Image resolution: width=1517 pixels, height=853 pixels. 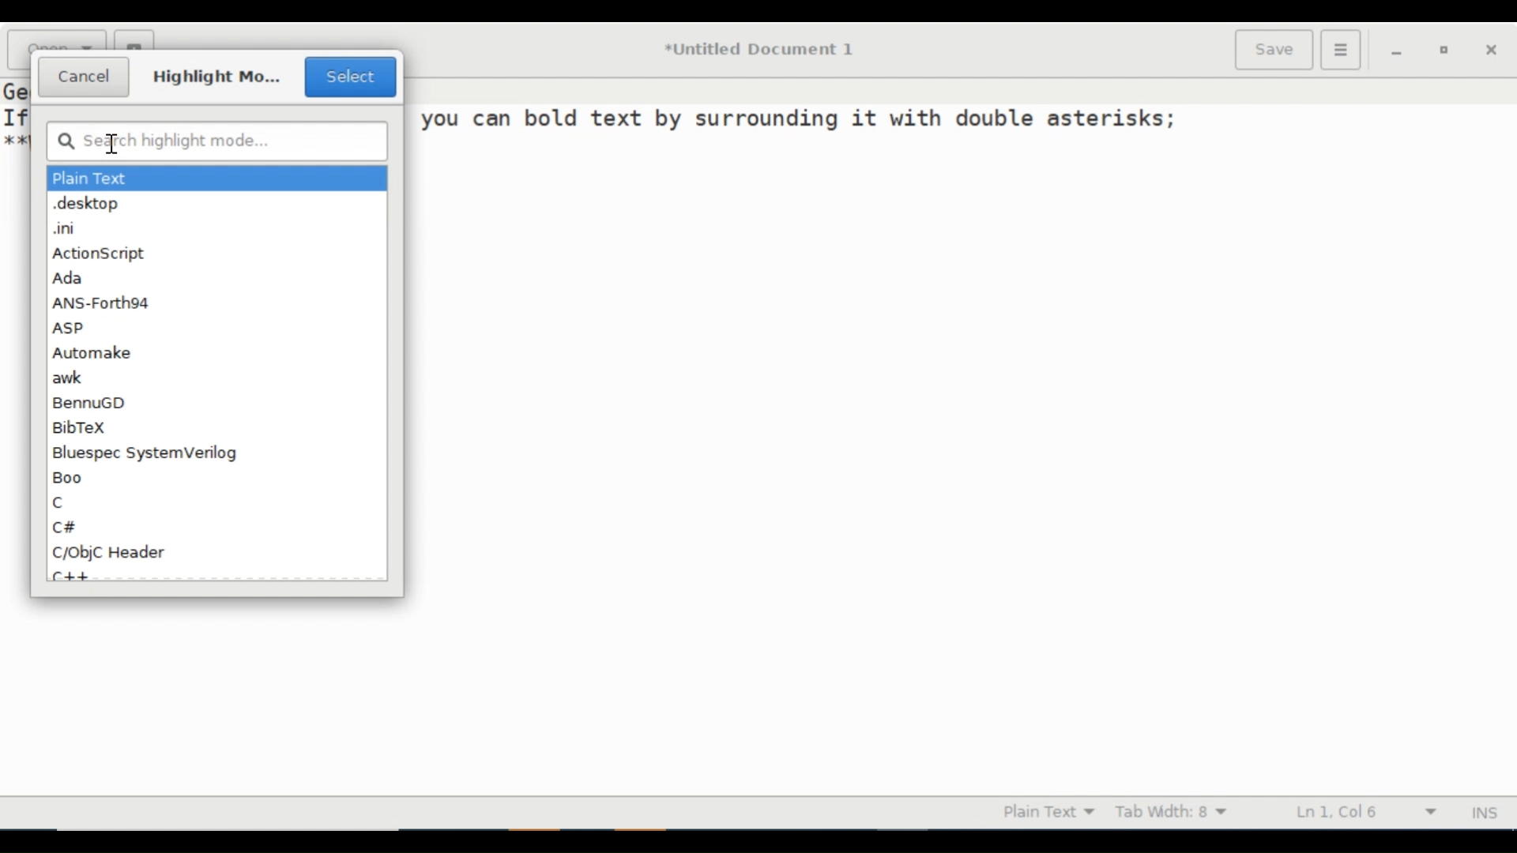 I want to click on ANS-Forth94, so click(x=104, y=302).